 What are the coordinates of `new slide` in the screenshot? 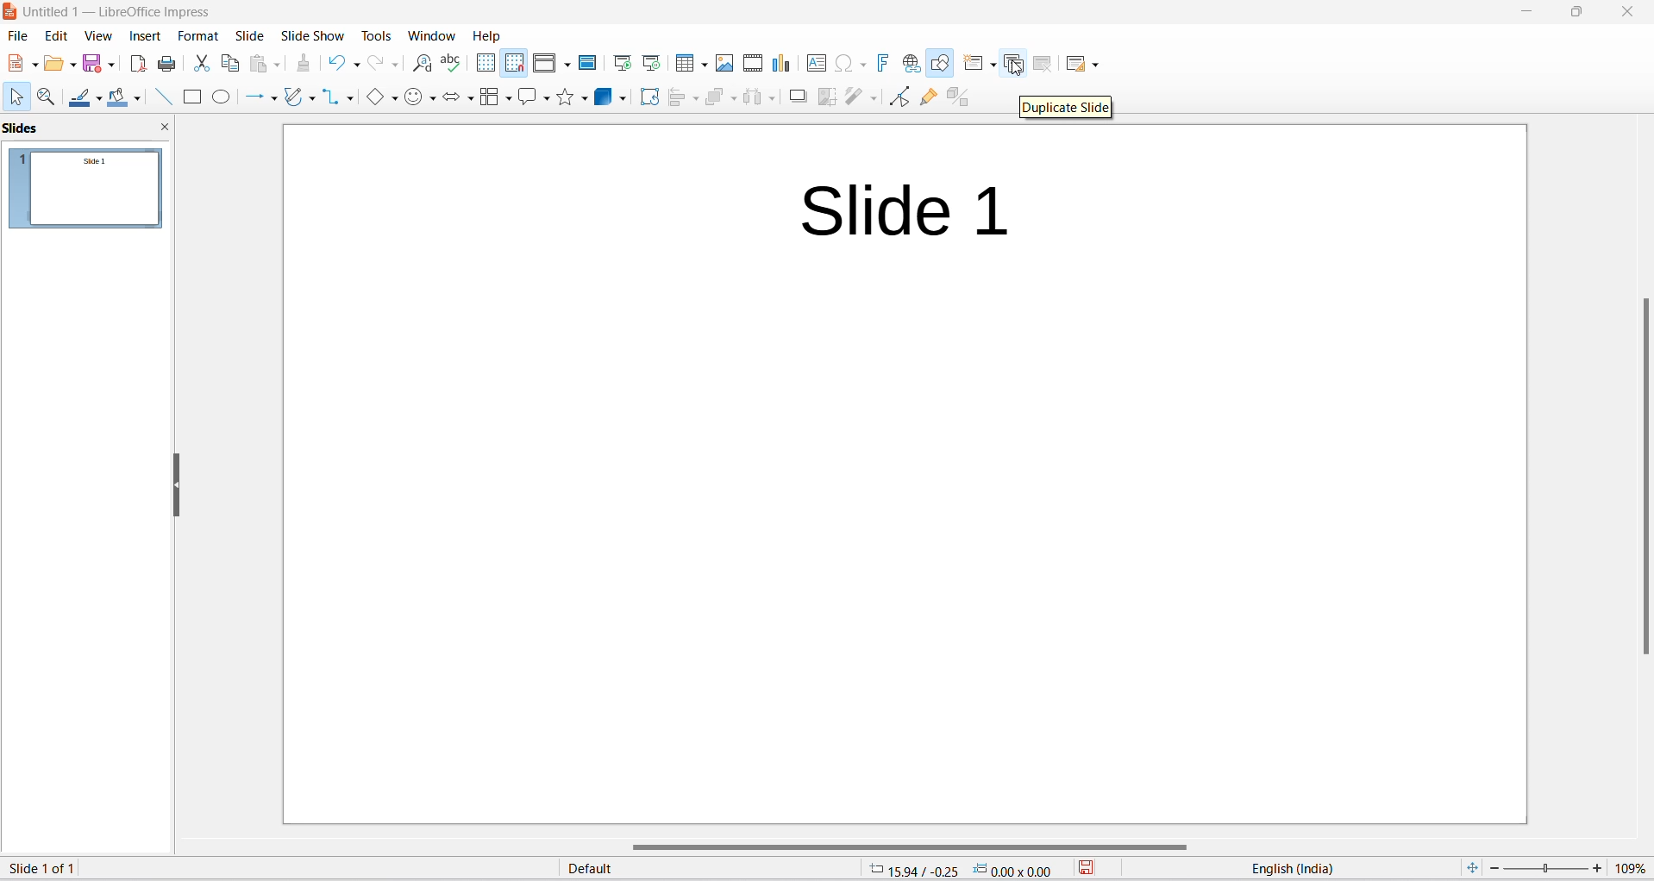 It's located at (976, 62).